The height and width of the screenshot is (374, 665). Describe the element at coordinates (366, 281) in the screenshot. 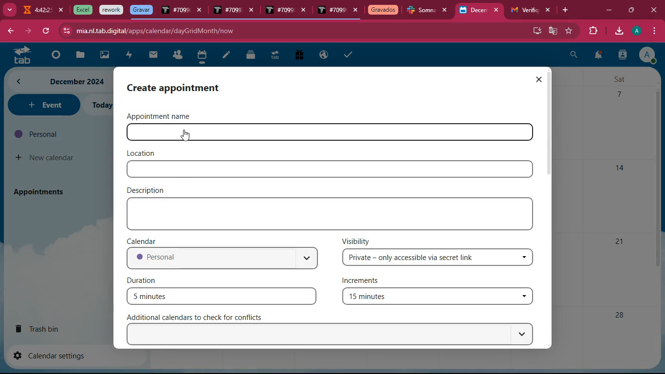

I see `increments` at that location.